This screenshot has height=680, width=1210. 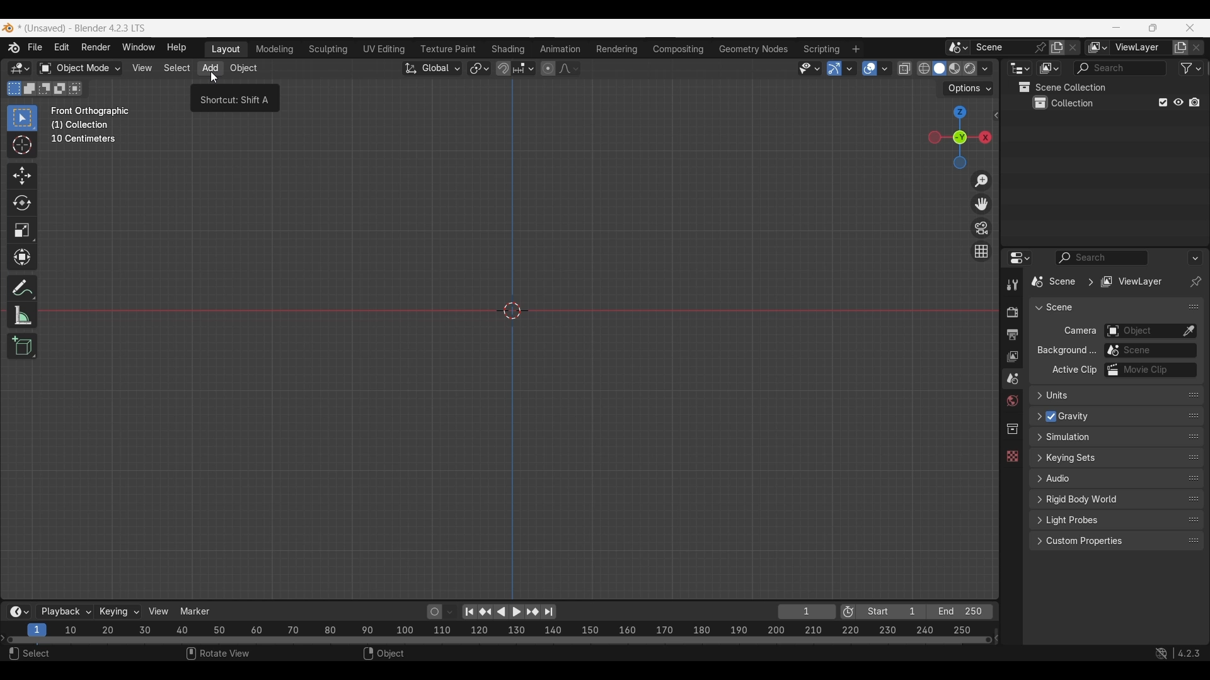 What do you see at coordinates (1153, 28) in the screenshot?
I see `Show interface in a smaller tab` at bounding box center [1153, 28].